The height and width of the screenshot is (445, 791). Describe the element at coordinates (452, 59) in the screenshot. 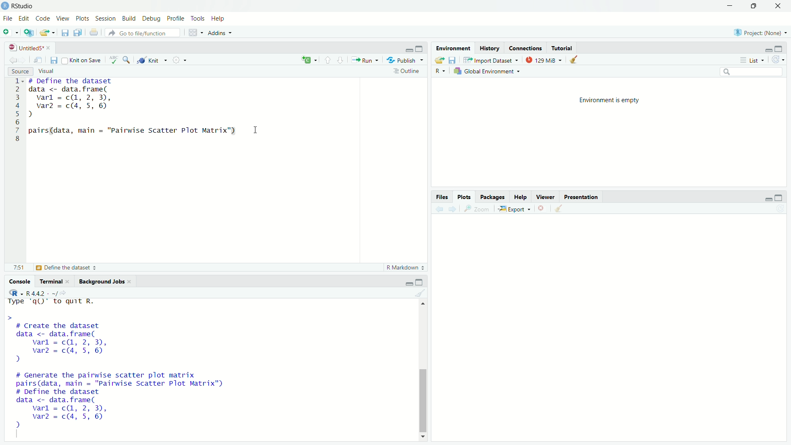

I see `Save workspace as` at that location.